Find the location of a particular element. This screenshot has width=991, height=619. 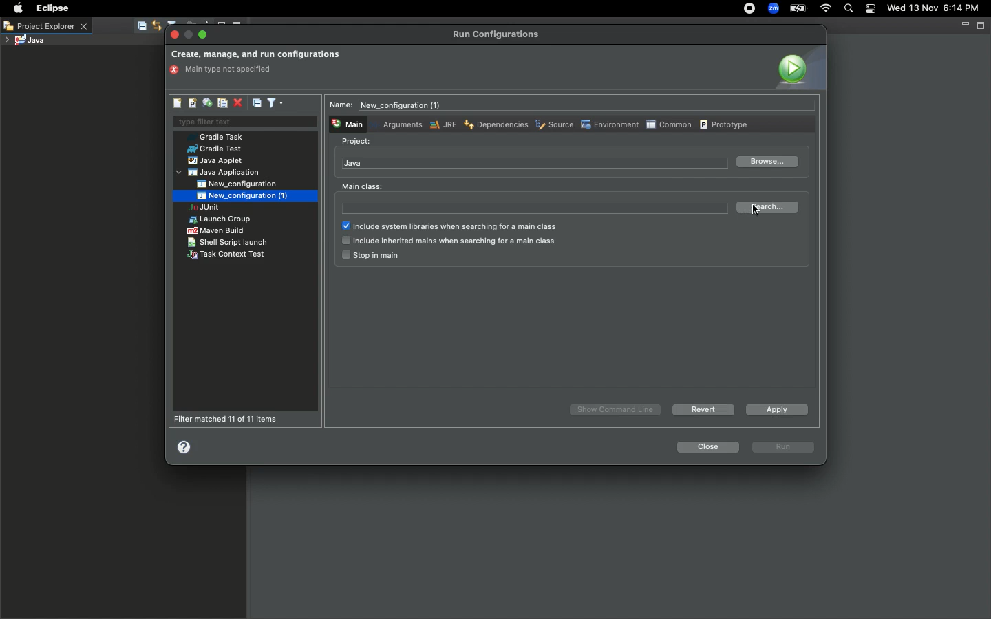

Revert is located at coordinates (701, 409).